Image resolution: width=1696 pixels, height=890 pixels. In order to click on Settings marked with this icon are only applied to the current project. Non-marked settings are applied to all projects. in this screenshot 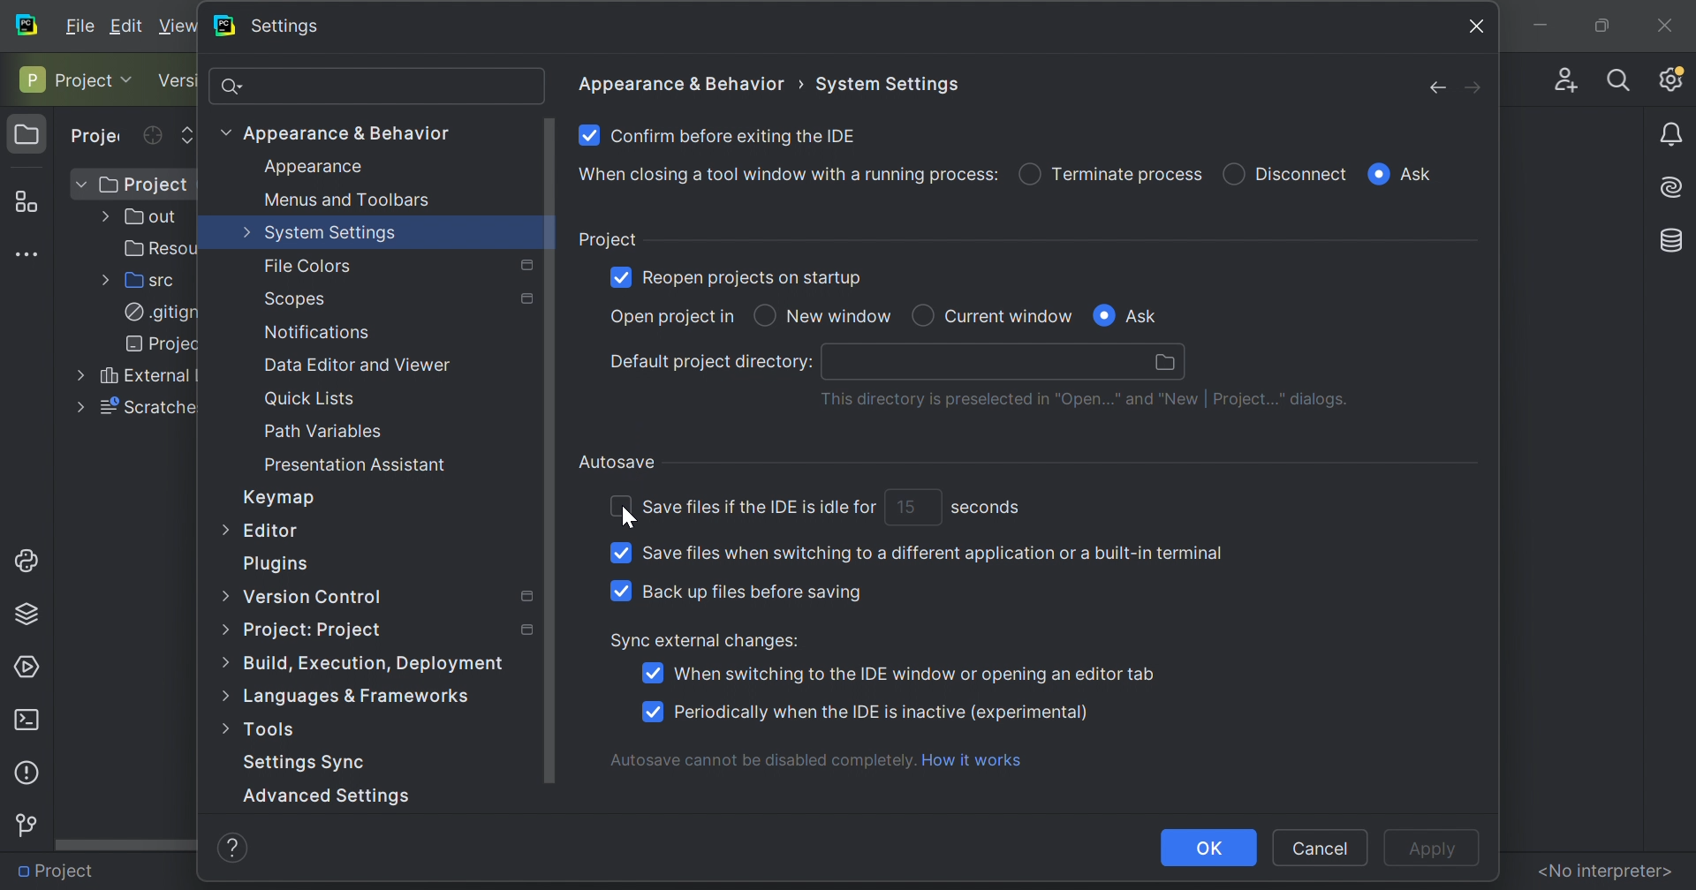, I will do `click(523, 628)`.